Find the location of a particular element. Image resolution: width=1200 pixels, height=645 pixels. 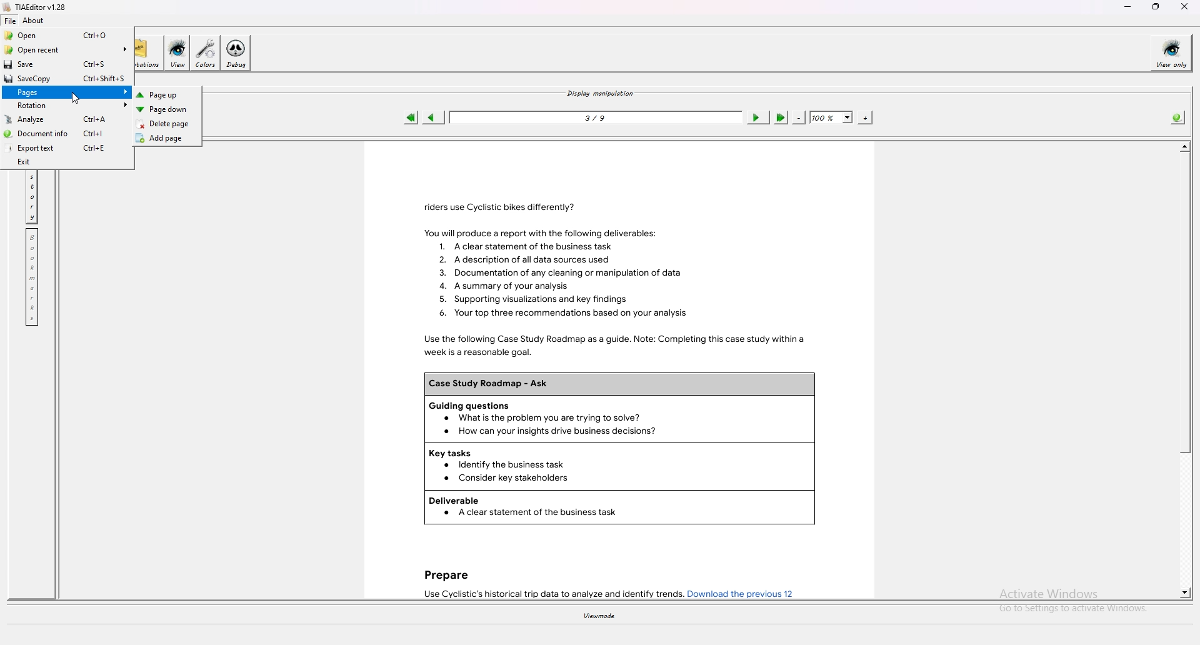

Key tasks Identify the business task Consider key stakeholders is located at coordinates (620, 467).